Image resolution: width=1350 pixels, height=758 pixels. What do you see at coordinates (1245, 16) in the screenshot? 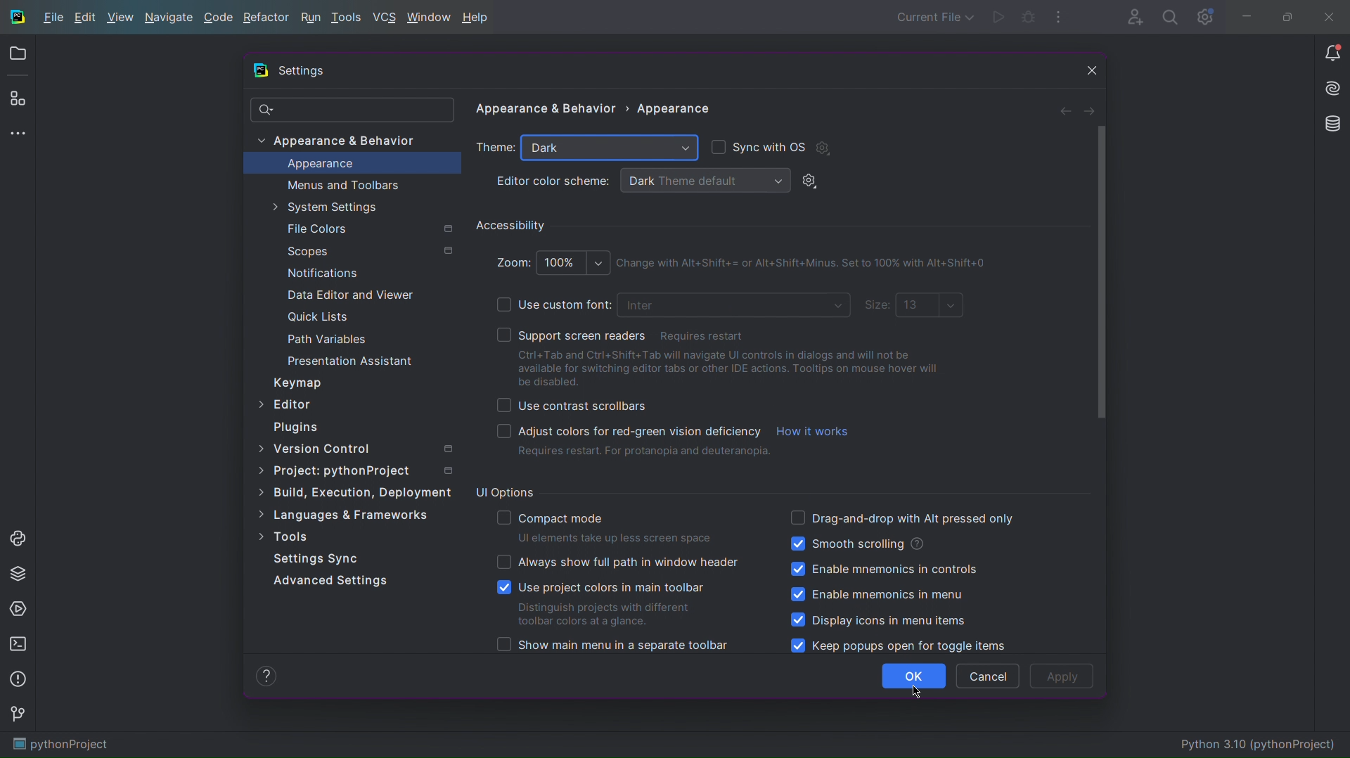
I see `Minimize` at bounding box center [1245, 16].